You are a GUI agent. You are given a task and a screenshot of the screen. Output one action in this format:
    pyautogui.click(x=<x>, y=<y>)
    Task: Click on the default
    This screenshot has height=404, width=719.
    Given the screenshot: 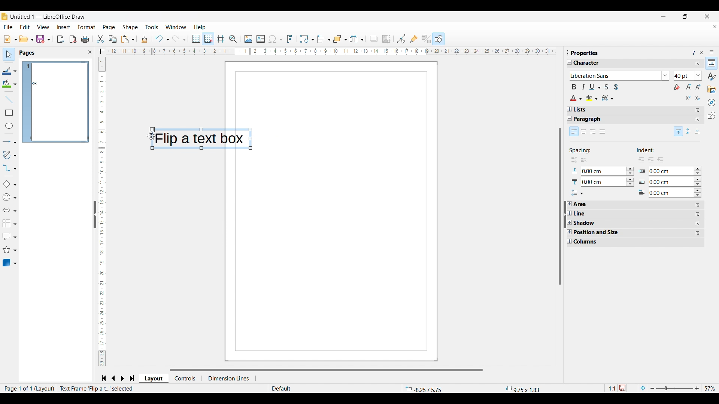 What is the action you would take?
    pyautogui.click(x=300, y=388)
    